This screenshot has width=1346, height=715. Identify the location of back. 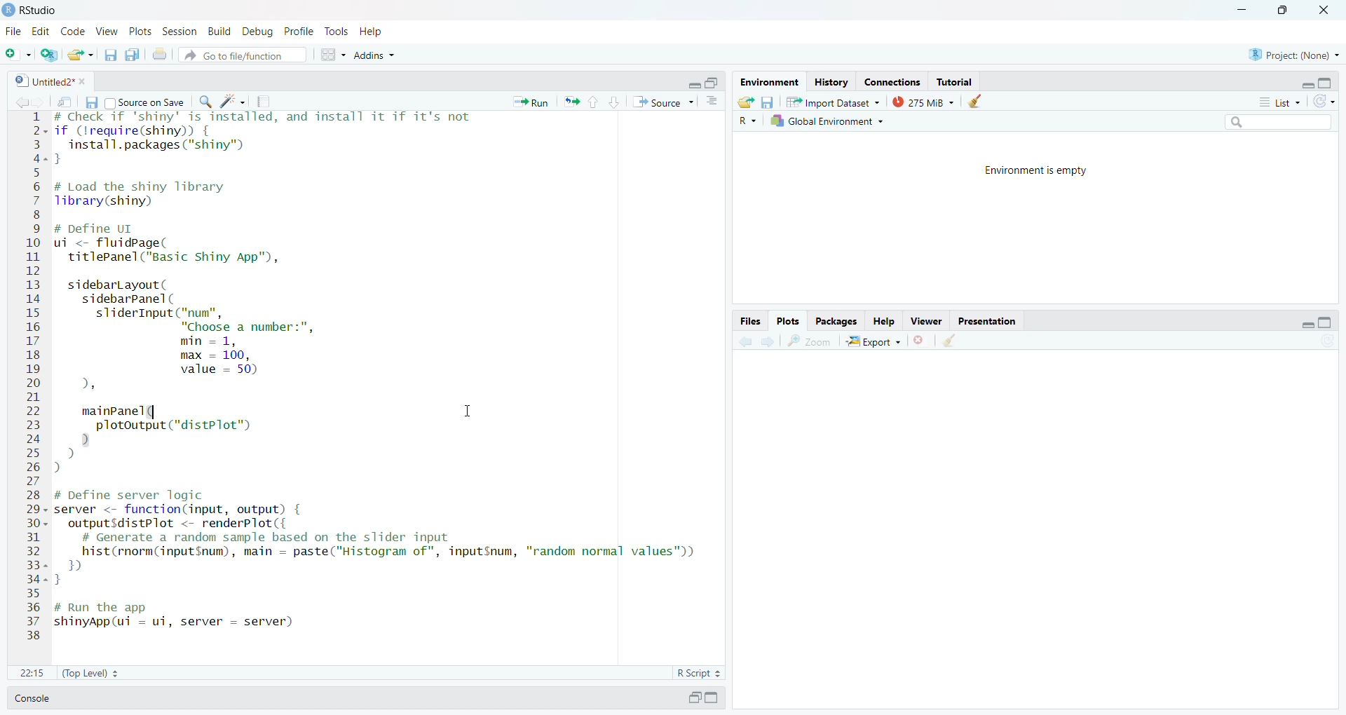
(20, 102).